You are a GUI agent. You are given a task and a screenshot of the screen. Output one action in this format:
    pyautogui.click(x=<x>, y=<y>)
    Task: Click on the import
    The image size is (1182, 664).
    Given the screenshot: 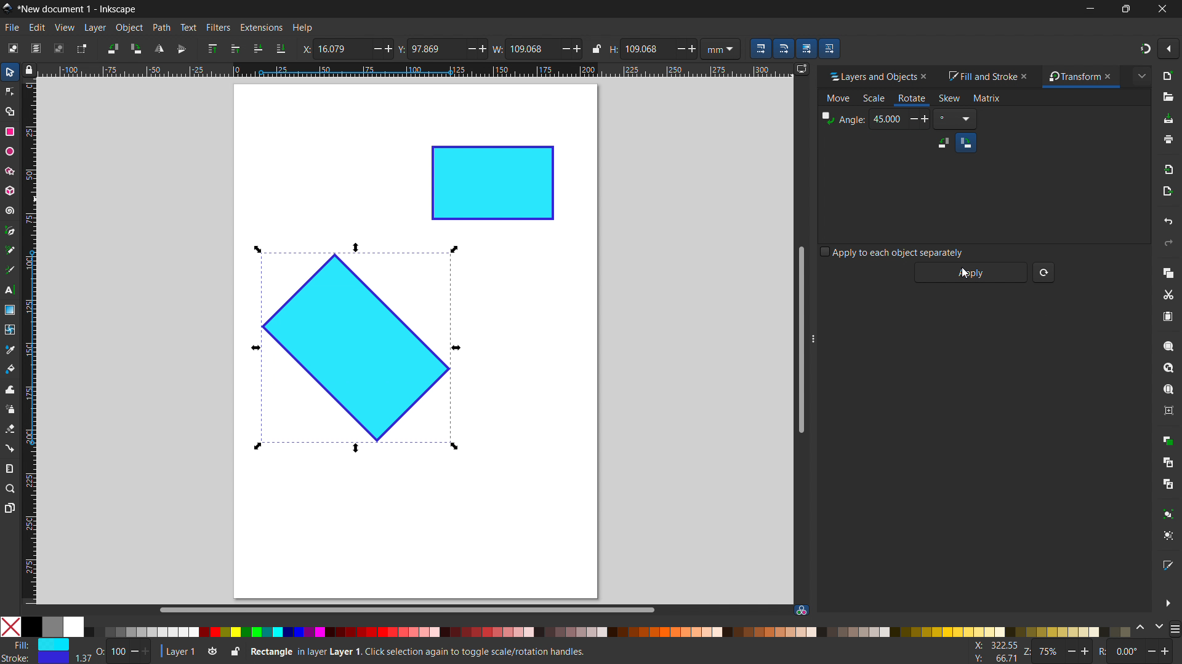 What is the action you would take?
    pyautogui.click(x=1170, y=168)
    